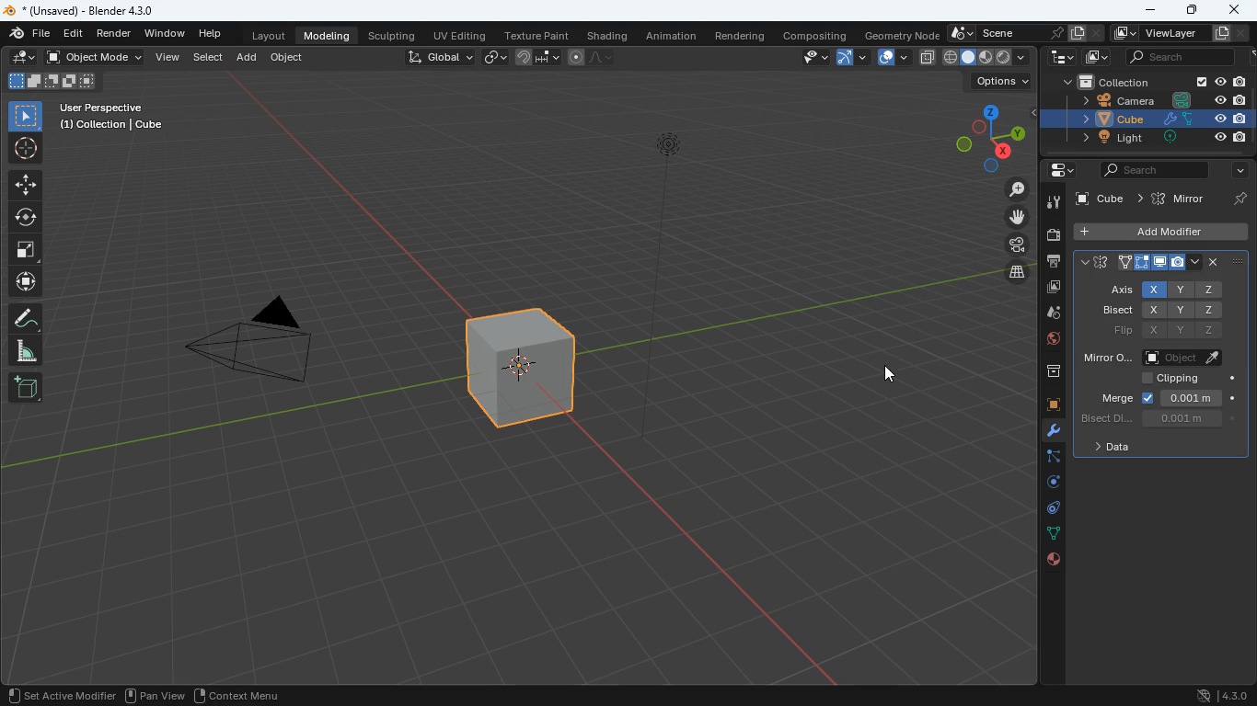 This screenshot has height=706, width=1257. Describe the element at coordinates (1174, 139) in the screenshot. I see `` at that location.